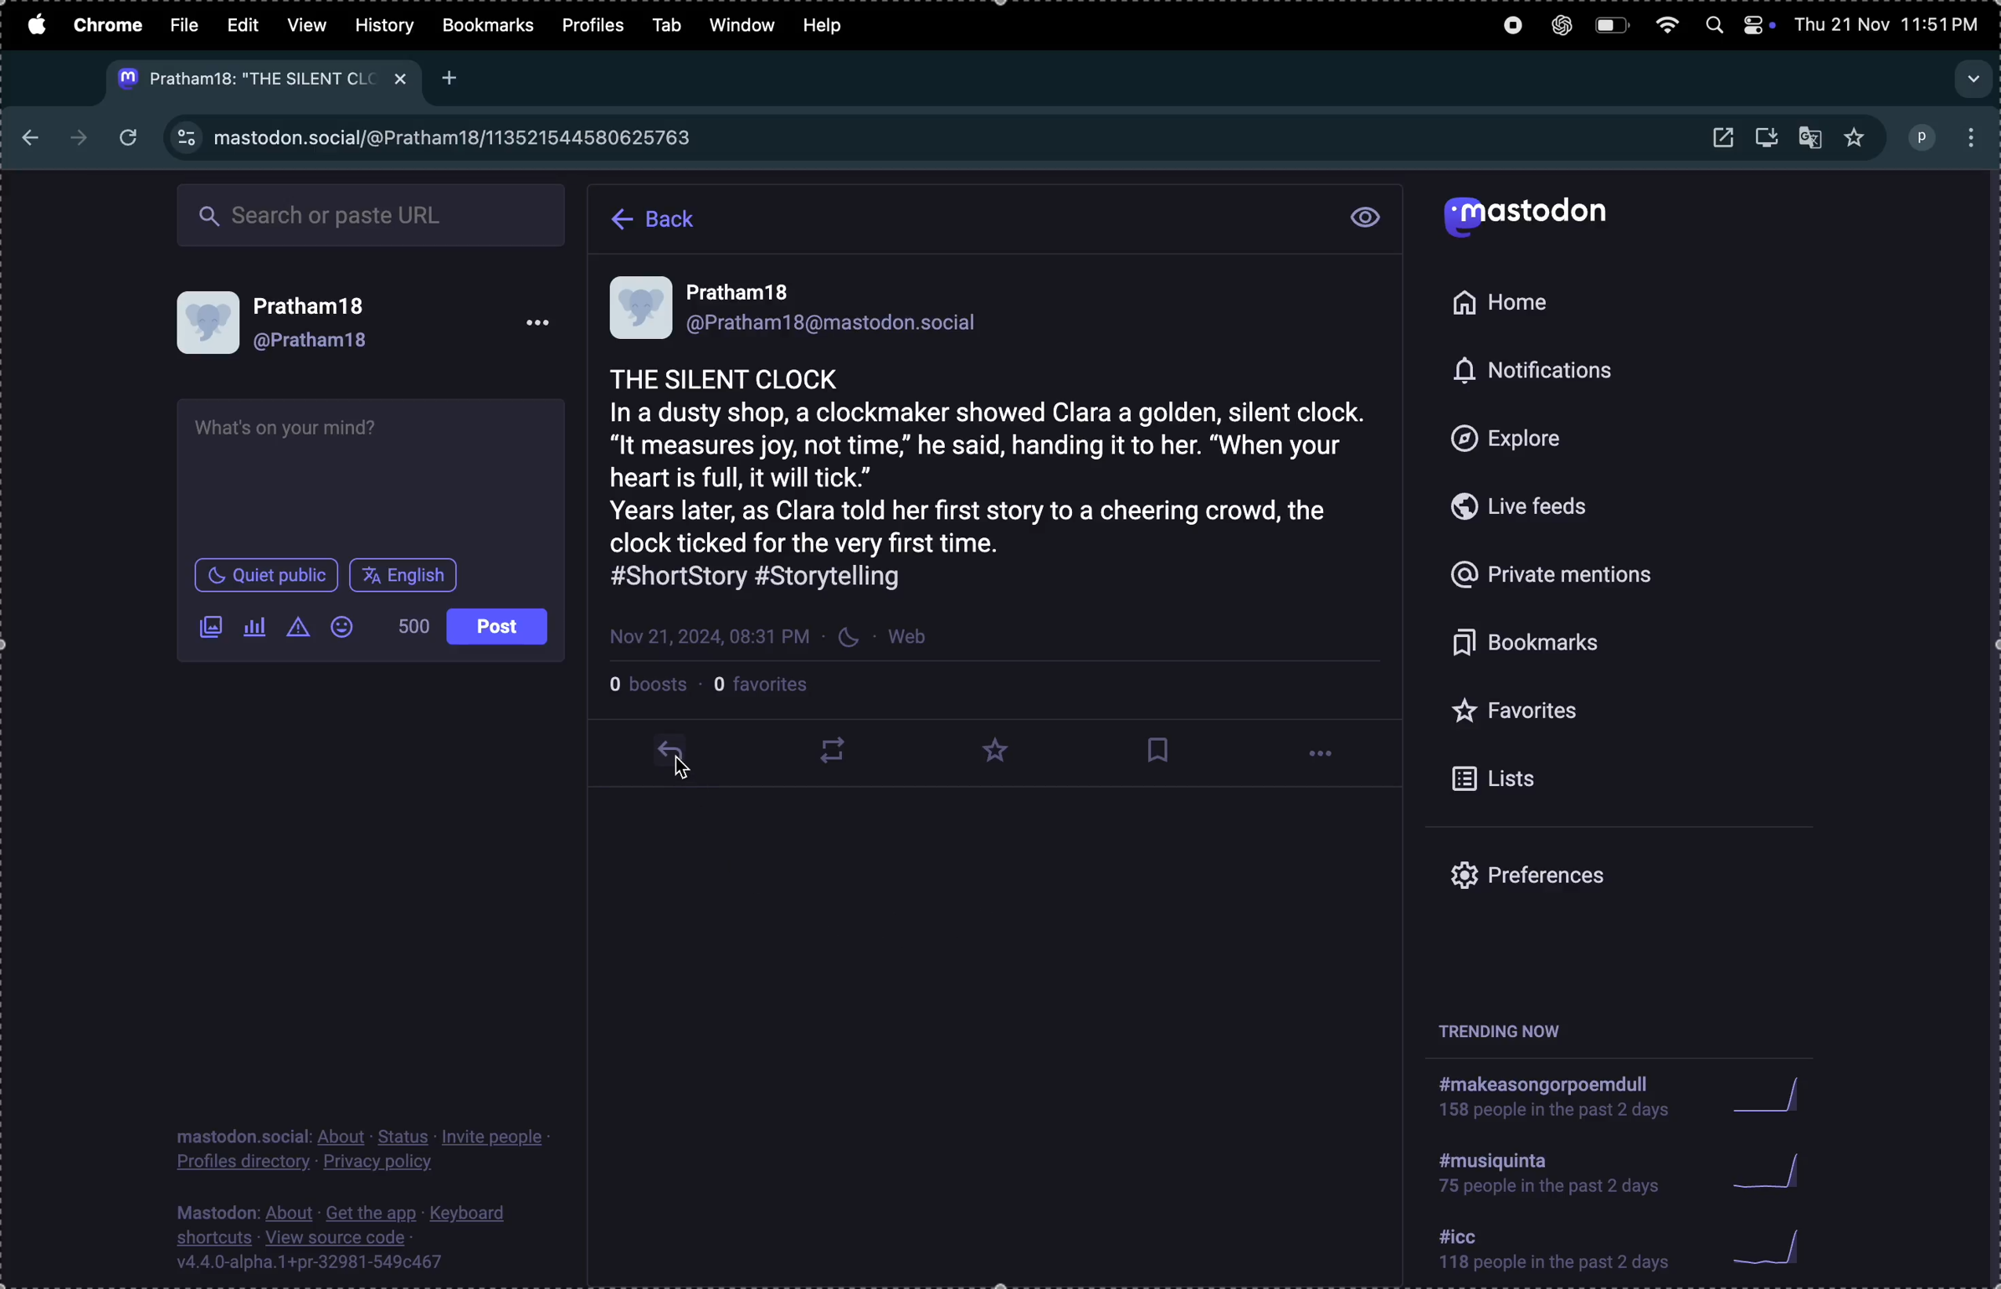 The height and width of the screenshot is (1289, 2001). What do you see at coordinates (1542, 506) in the screenshot?
I see `live feed` at bounding box center [1542, 506].